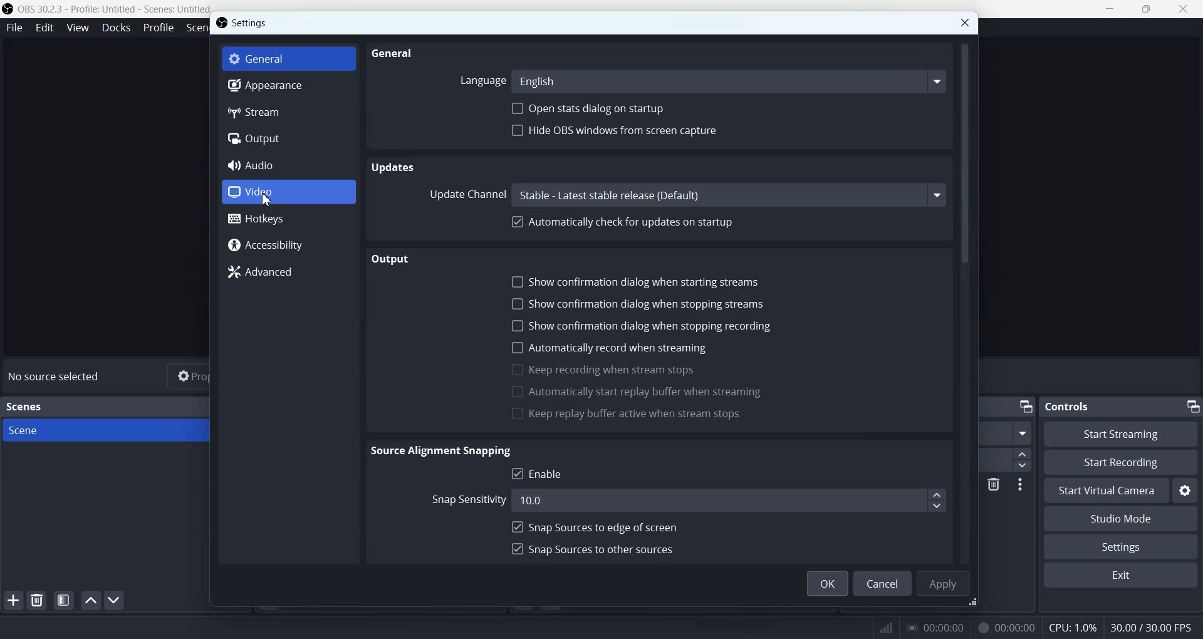 This screenshot has height=639, width=1203. What do you see at coordinates (540, 473) in the screenshot?
I see `Enable` at bounding box center [540, 473].